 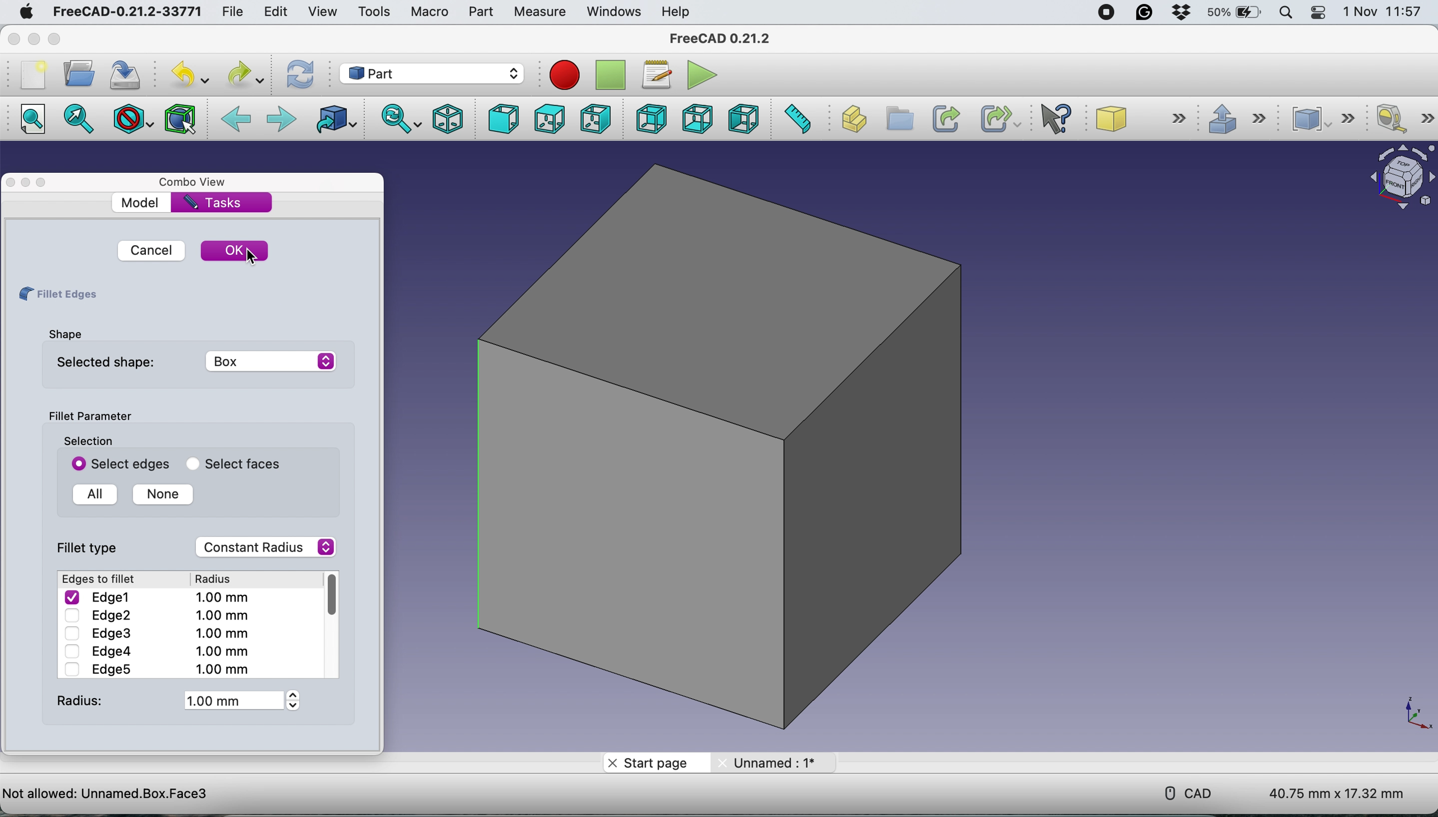 What do you see at coordinates (610, 75) in the screenshot?
I see `stop recording macros` at bounding box center [610, 75].